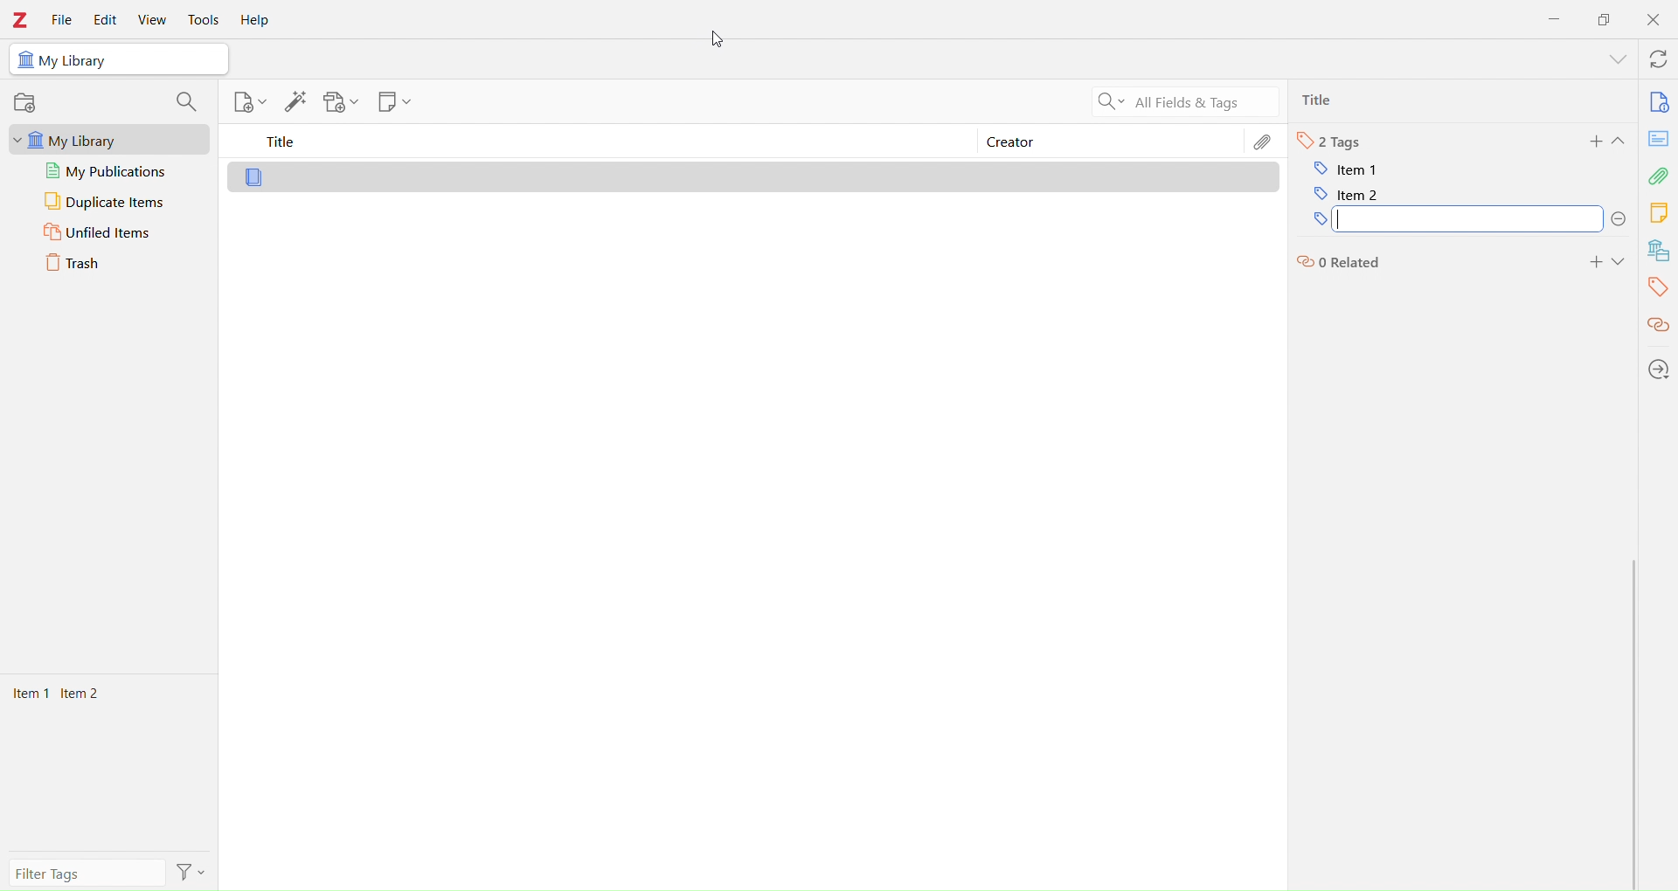 The image size is (1678, 891). I want to click on add, so click(1596, 264).